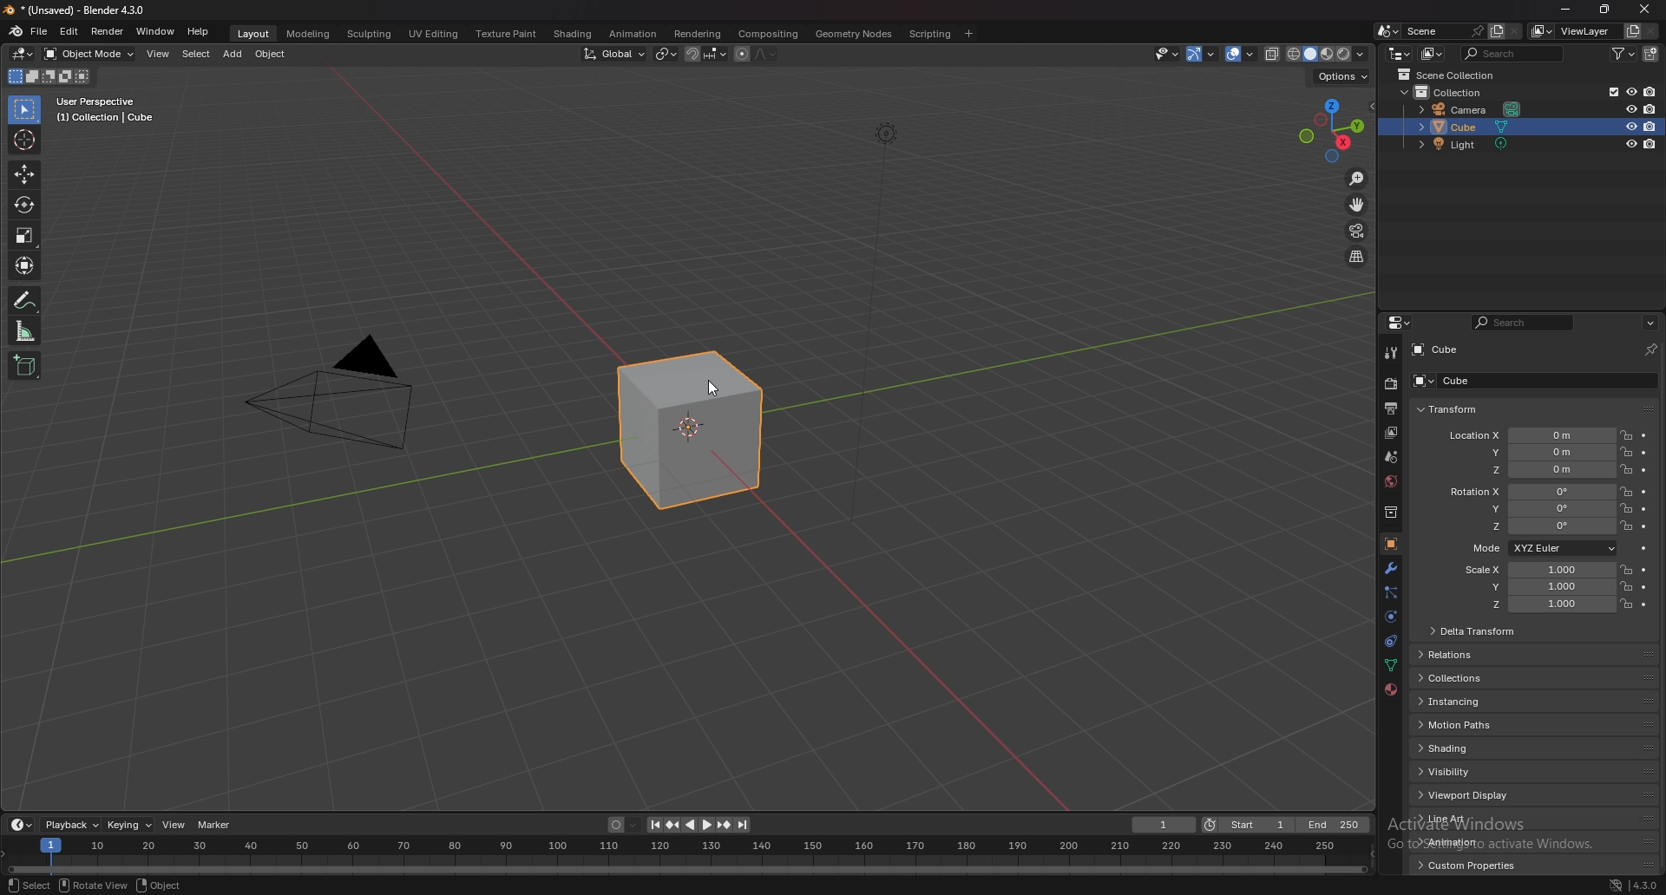 The width and height of the screenshot is (1666, 895). I want to click on shading, so click(574, 33).